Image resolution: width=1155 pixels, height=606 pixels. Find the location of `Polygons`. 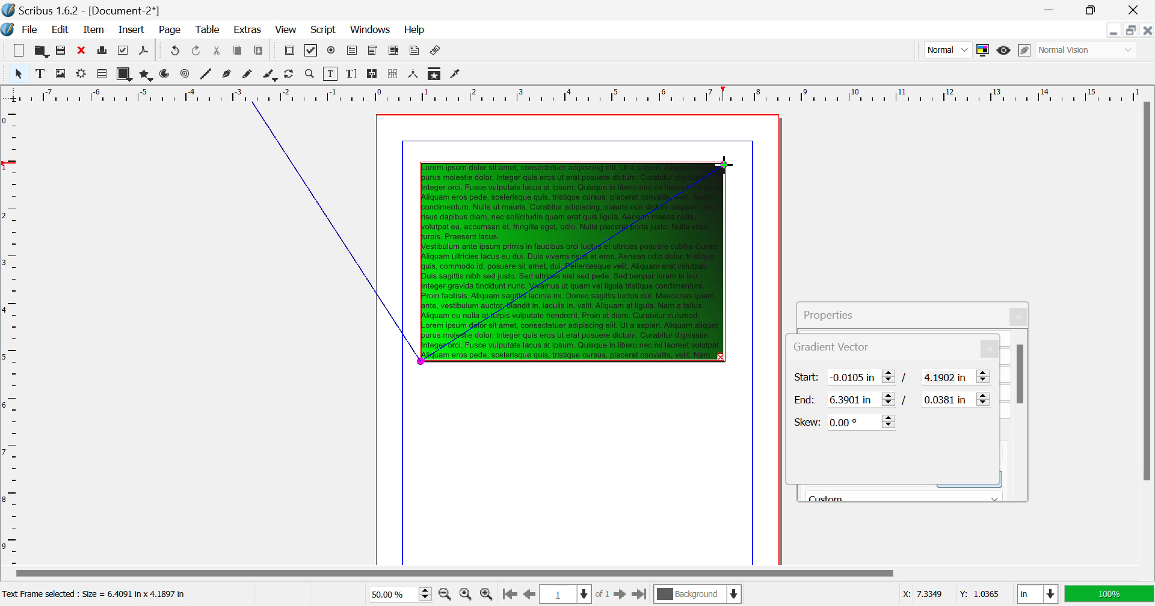

Polygons is located at coordinates (145, 75).